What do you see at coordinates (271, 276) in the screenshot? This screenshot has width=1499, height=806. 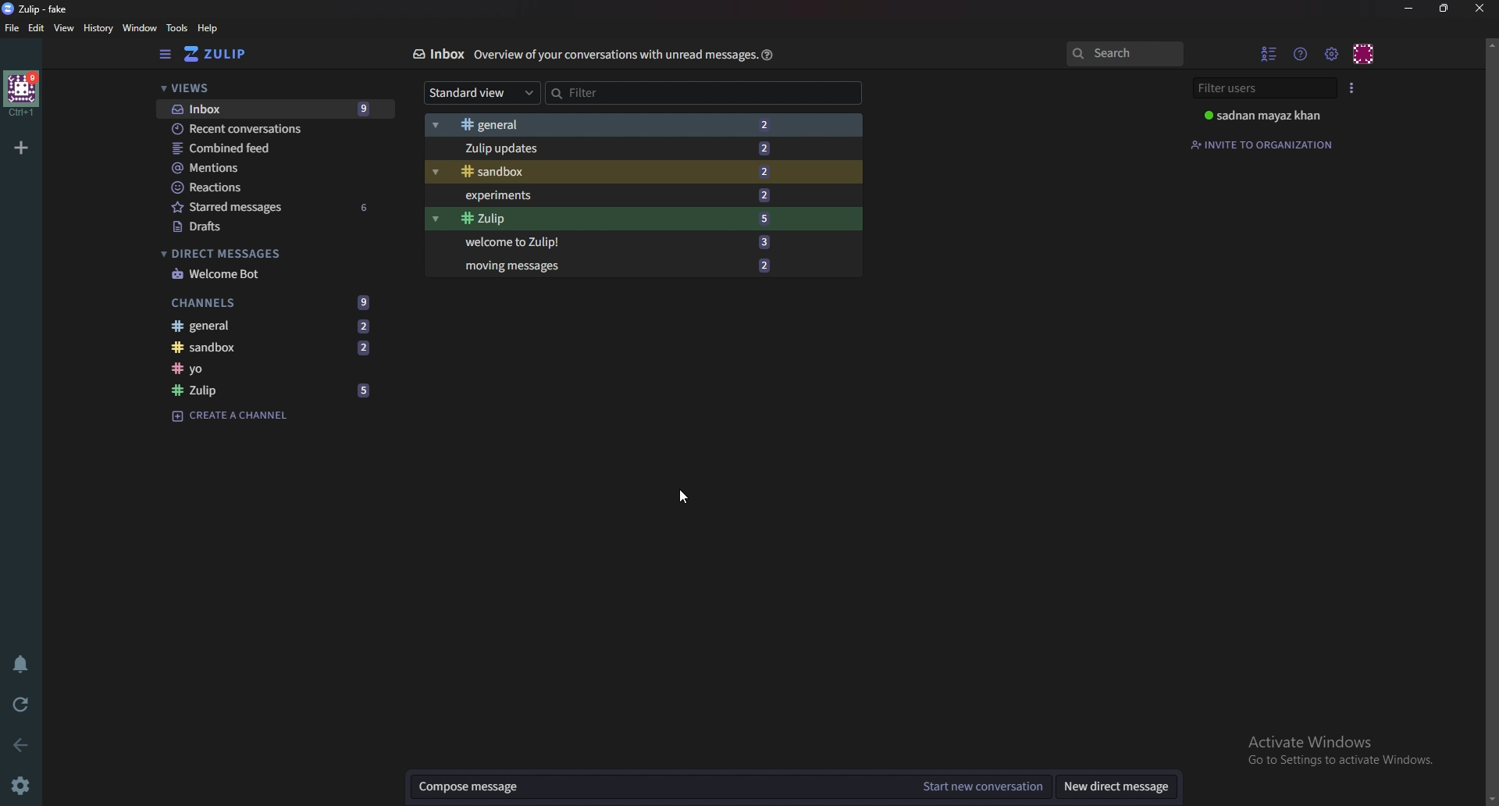 I see `Welcome bot` at bounding box center [271, 276].